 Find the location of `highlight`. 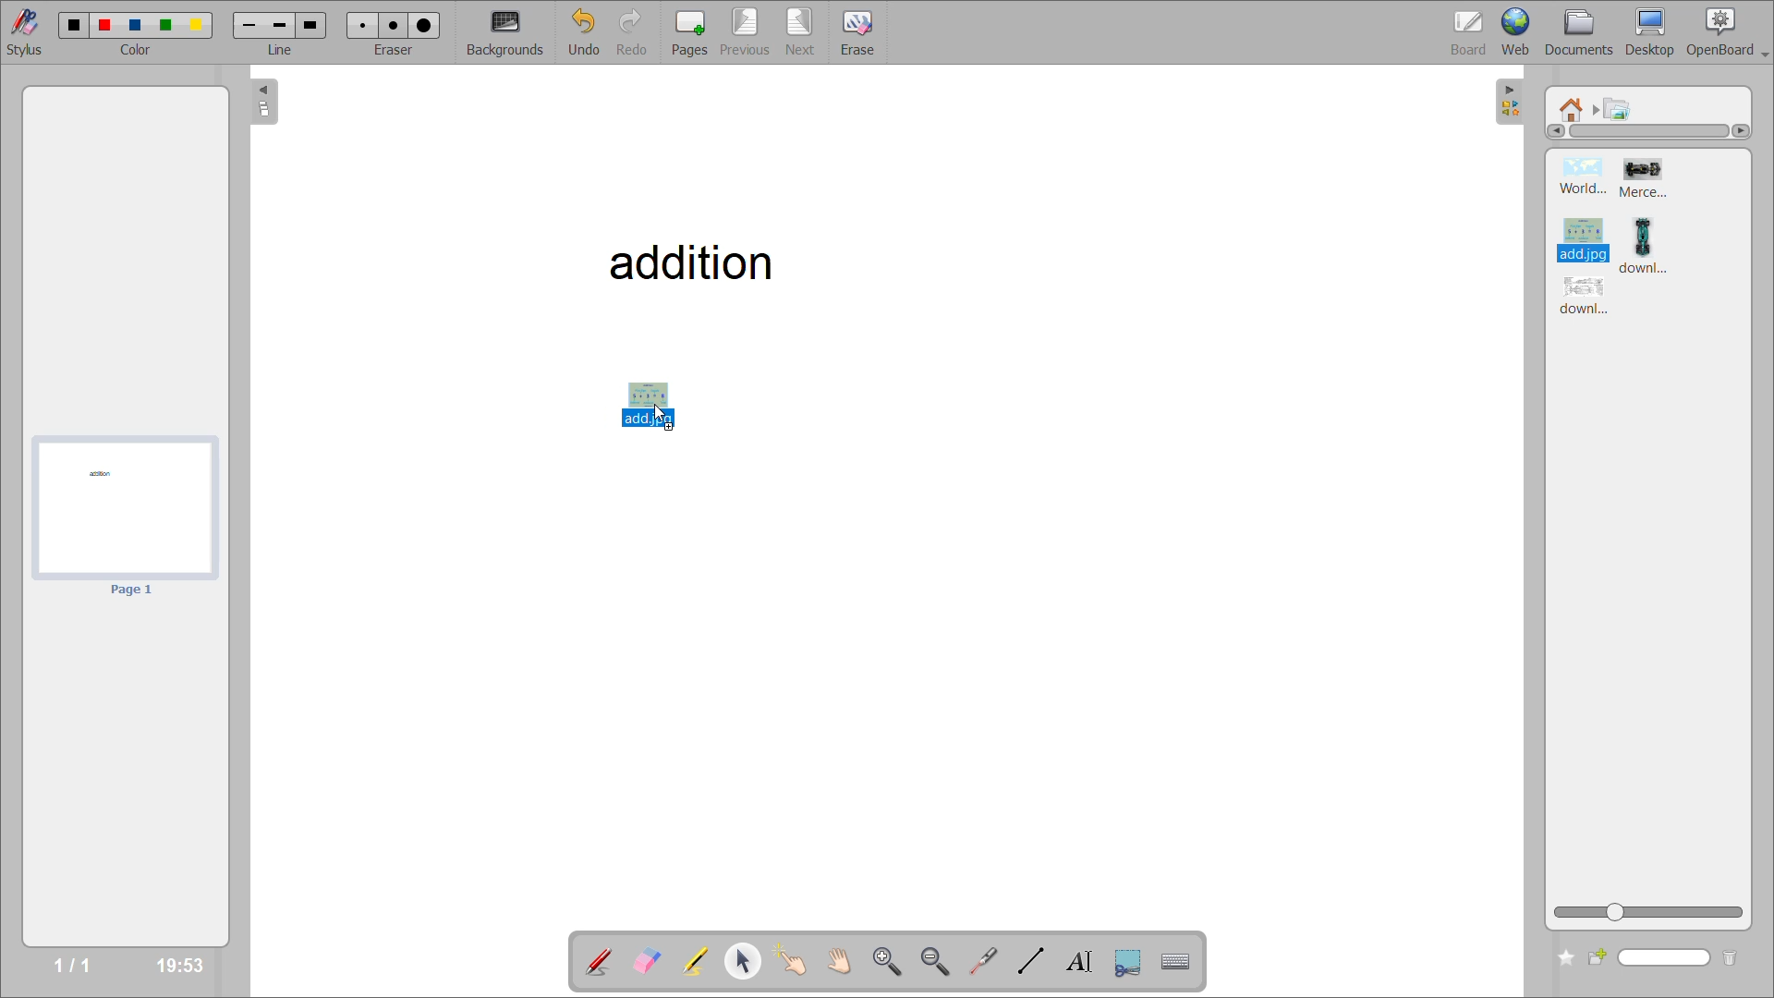

highlight is located at coordinates (701, 963).